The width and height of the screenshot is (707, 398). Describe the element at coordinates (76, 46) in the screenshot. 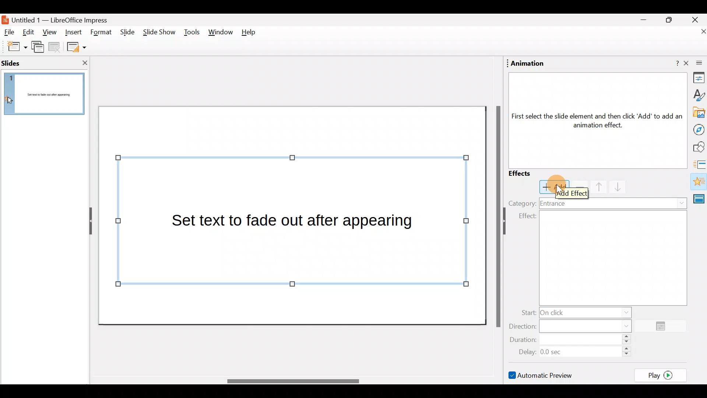

I see `Slide layout` at that location.